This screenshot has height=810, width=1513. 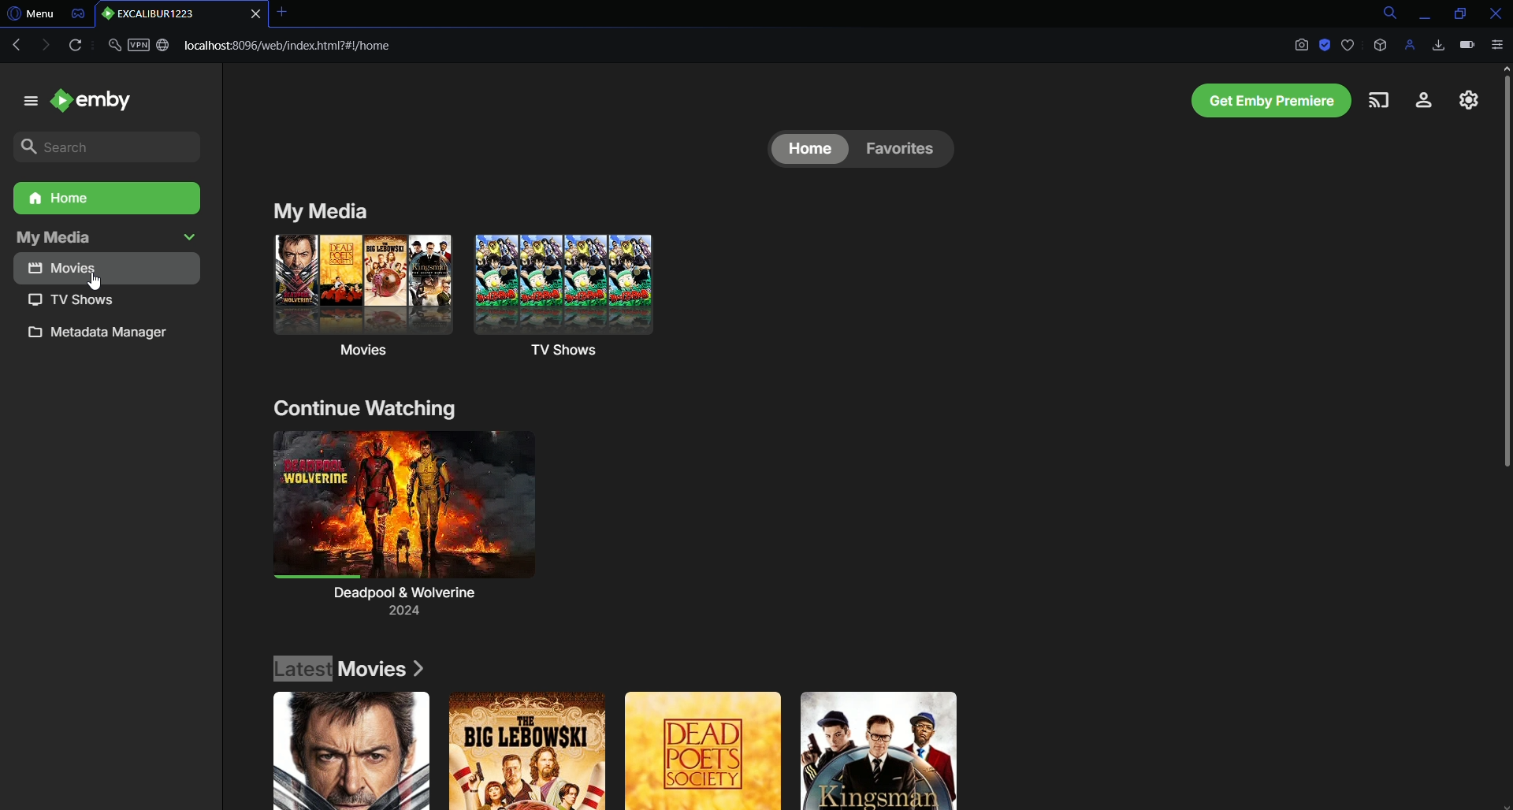 What do you see at coordinates (1455, 13) in the screenshot?
I see `Restore` at bounding box center [1455, 13].